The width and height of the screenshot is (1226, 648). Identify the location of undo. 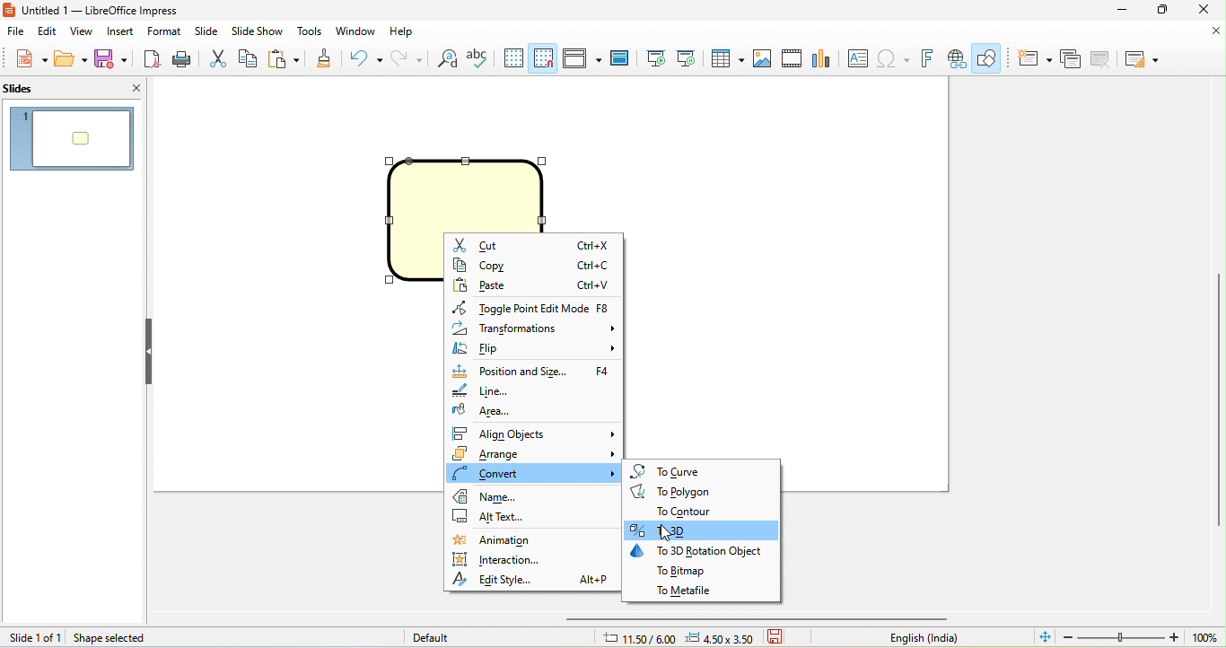
(363, 57).